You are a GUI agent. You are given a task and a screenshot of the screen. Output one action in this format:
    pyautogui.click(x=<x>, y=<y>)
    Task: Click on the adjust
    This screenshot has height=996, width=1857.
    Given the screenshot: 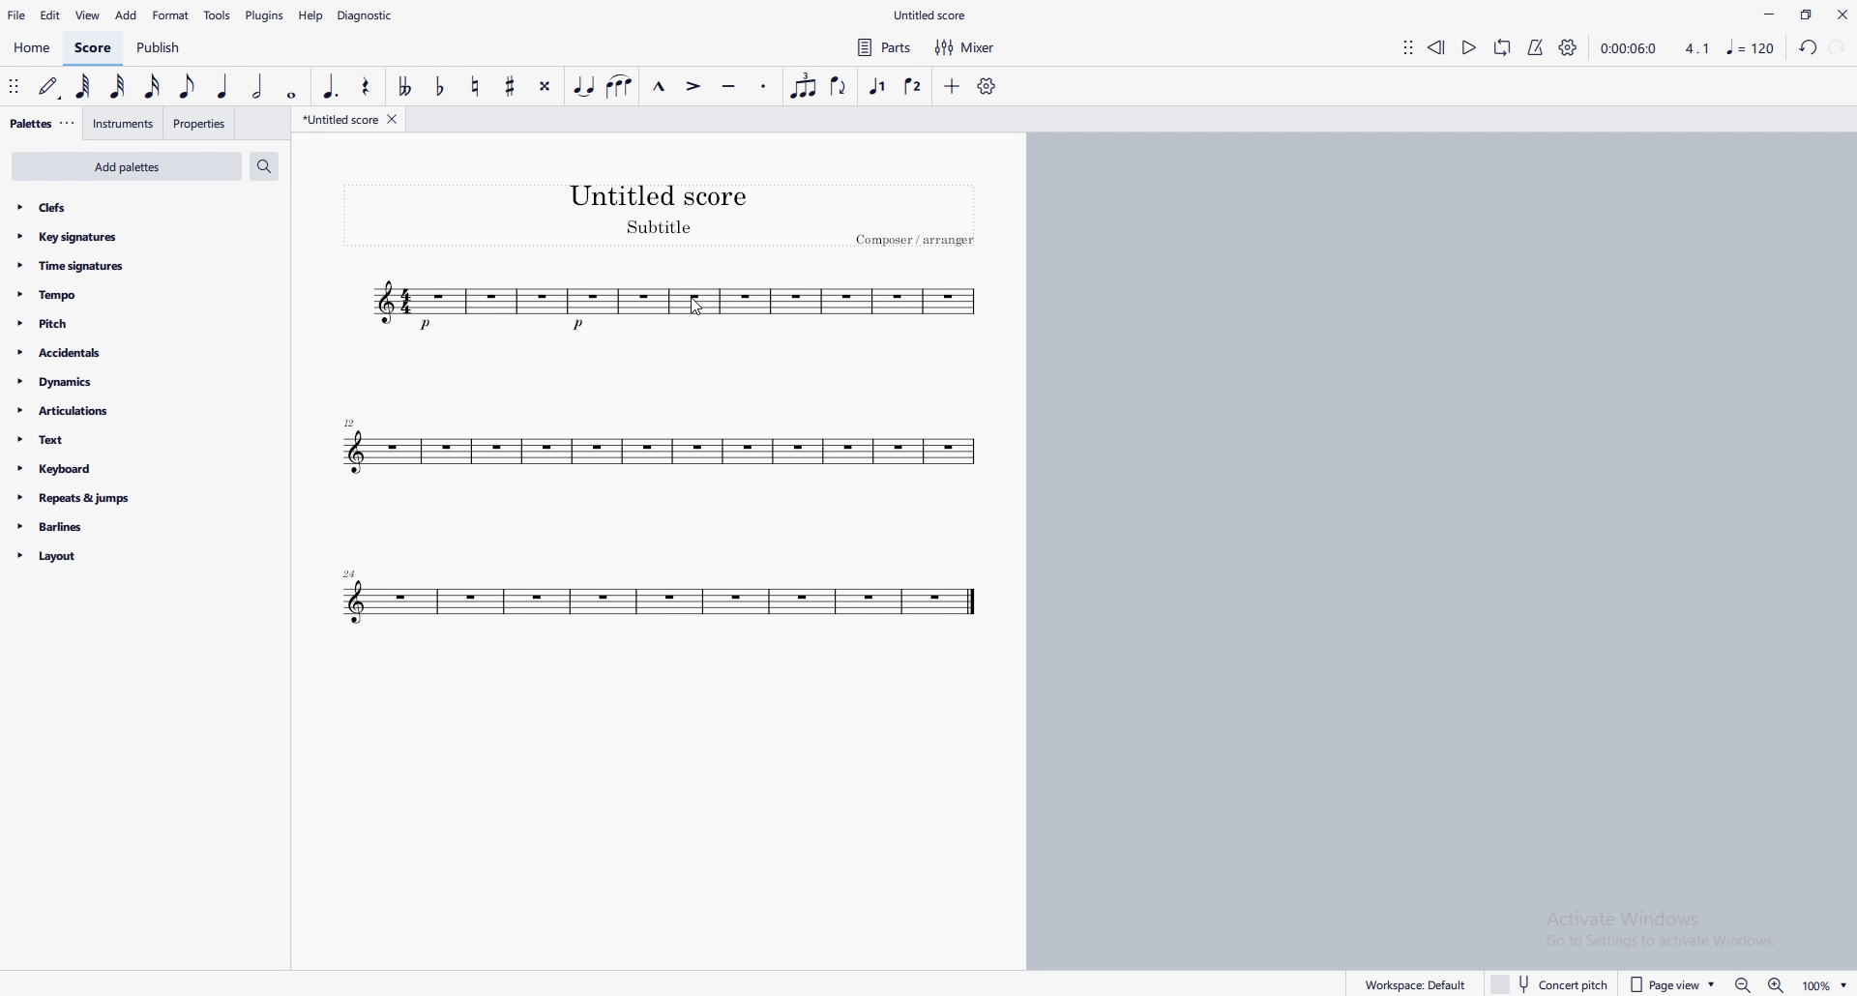 What is the action you would take?
    pyautogui.click(x=16, y=87)
    